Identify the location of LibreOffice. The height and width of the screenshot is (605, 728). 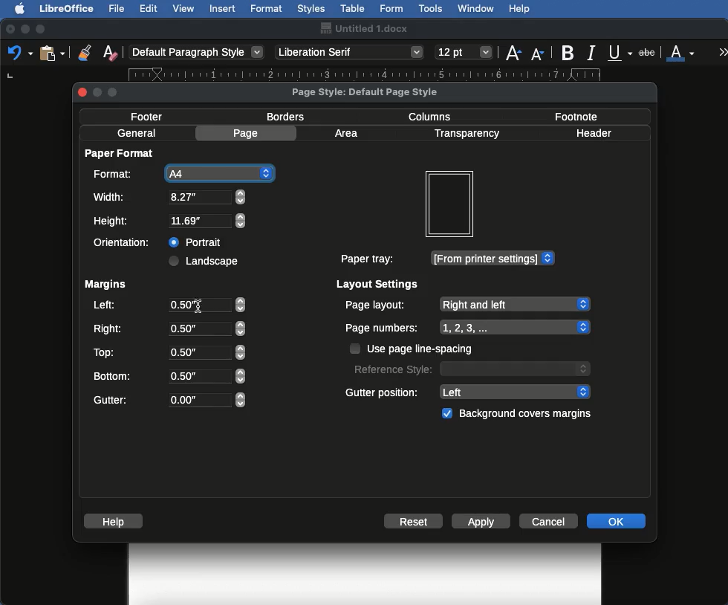
(66, 8).